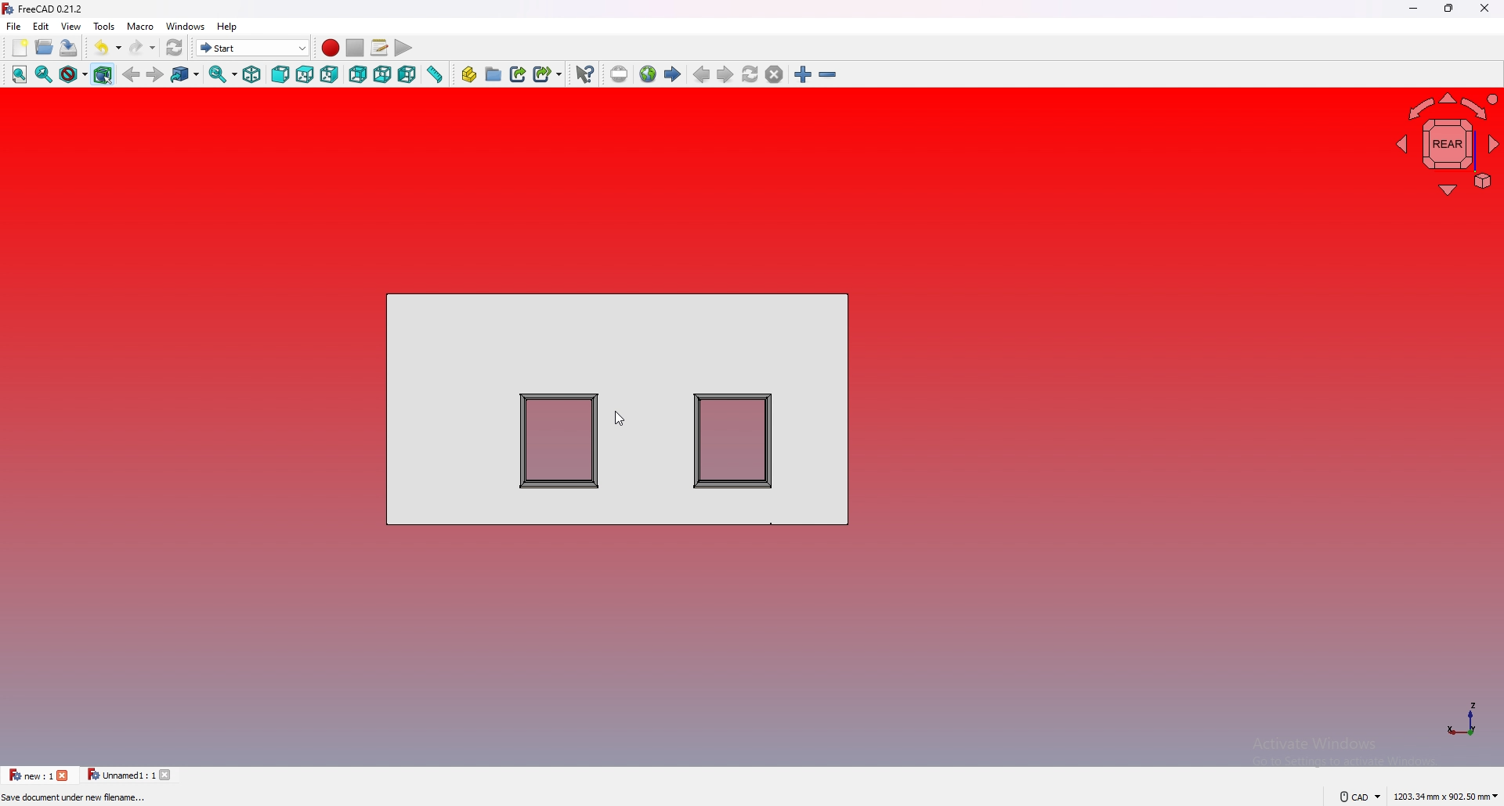 This screenshot has width=1504, height=806. What do you see at coordinates (330, 74) in the screenshot?
I see `right` at bounding box center [330, 74].